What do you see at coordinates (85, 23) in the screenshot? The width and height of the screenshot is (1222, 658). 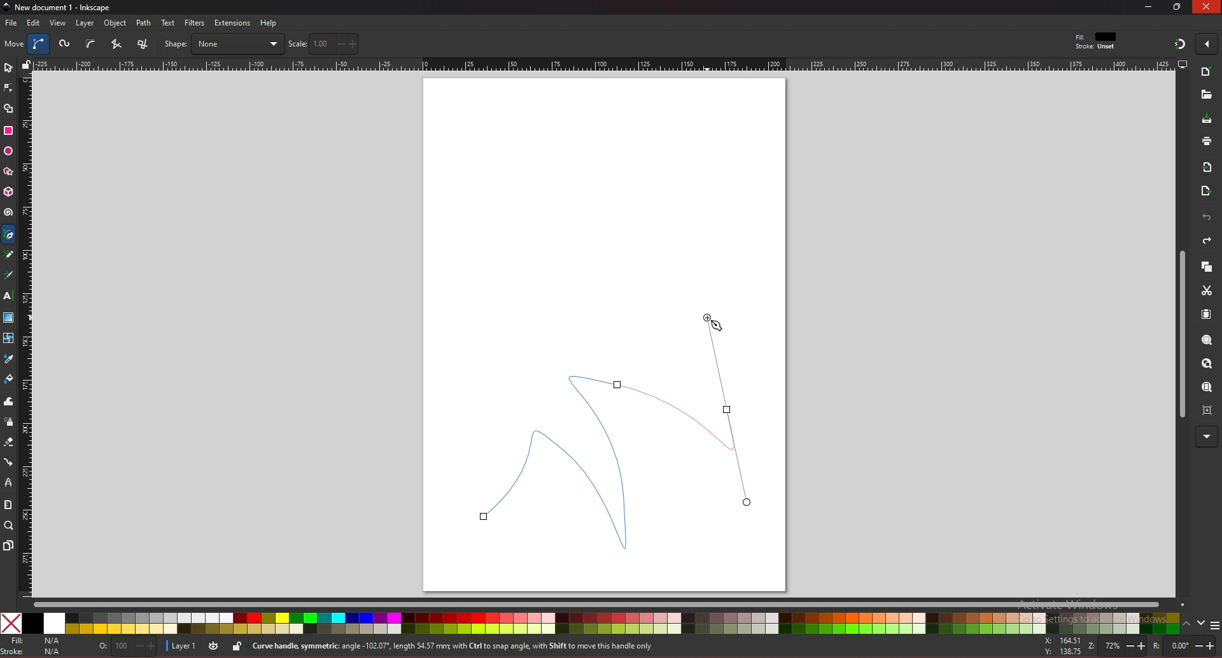 I see `layer` at bounding box center [85, 23].